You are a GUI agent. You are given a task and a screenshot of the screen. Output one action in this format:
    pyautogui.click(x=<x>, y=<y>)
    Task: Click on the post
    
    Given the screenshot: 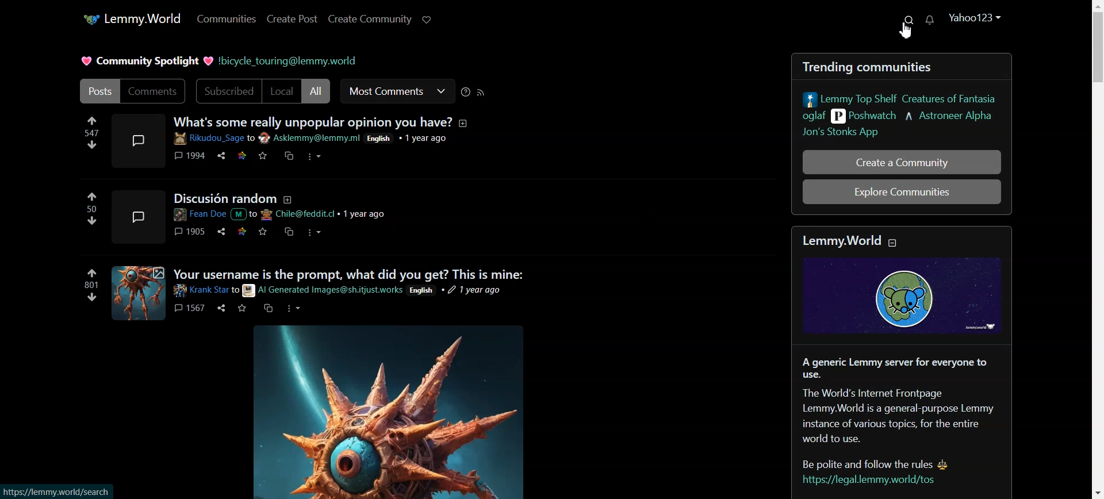 What is the action you would take?
    pyautogui.click(x=139, y=140)
    